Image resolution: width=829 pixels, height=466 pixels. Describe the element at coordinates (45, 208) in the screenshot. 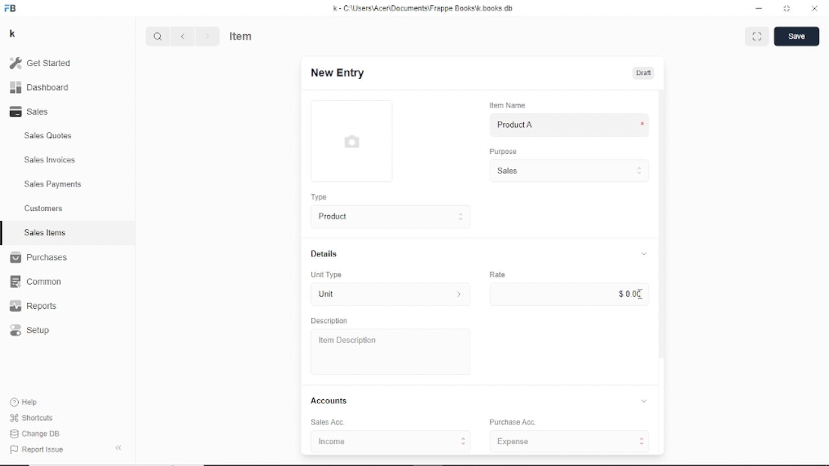

I see `Customers` at that location.